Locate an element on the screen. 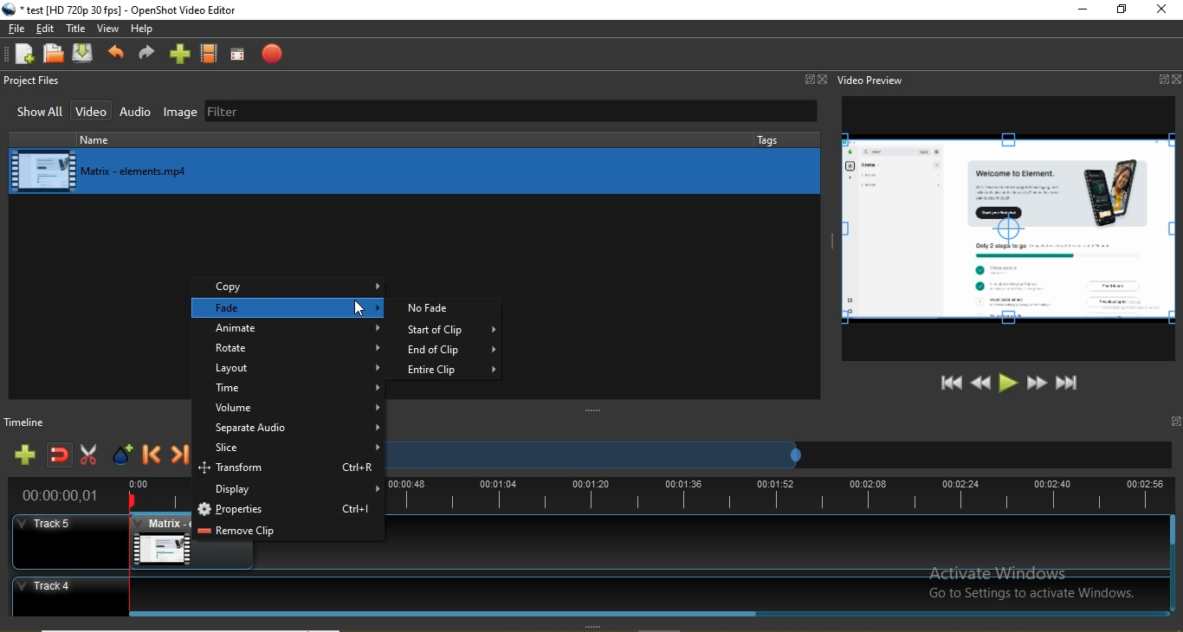  no fade is located at coordinates (448, 307).